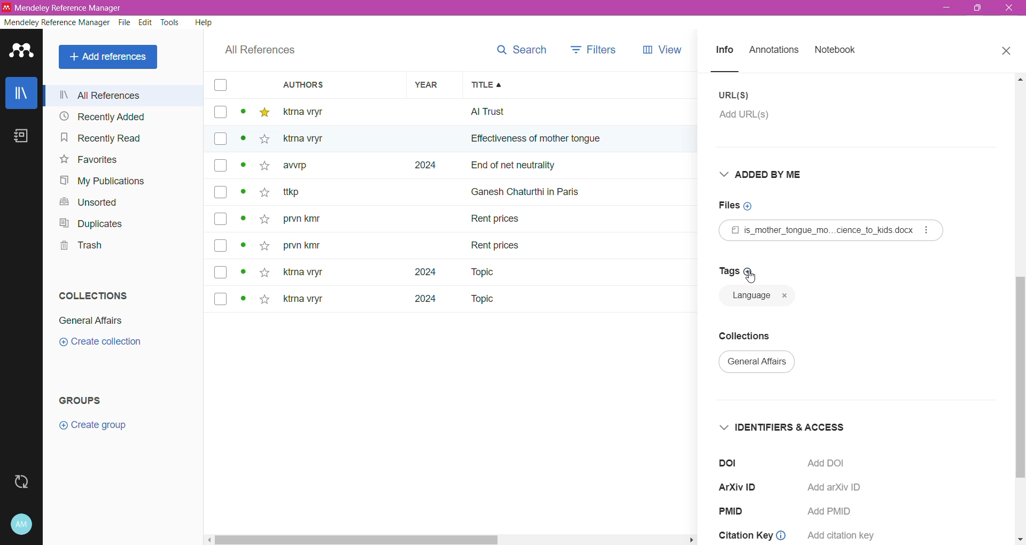  I want to click on dot , so click(240, 300).